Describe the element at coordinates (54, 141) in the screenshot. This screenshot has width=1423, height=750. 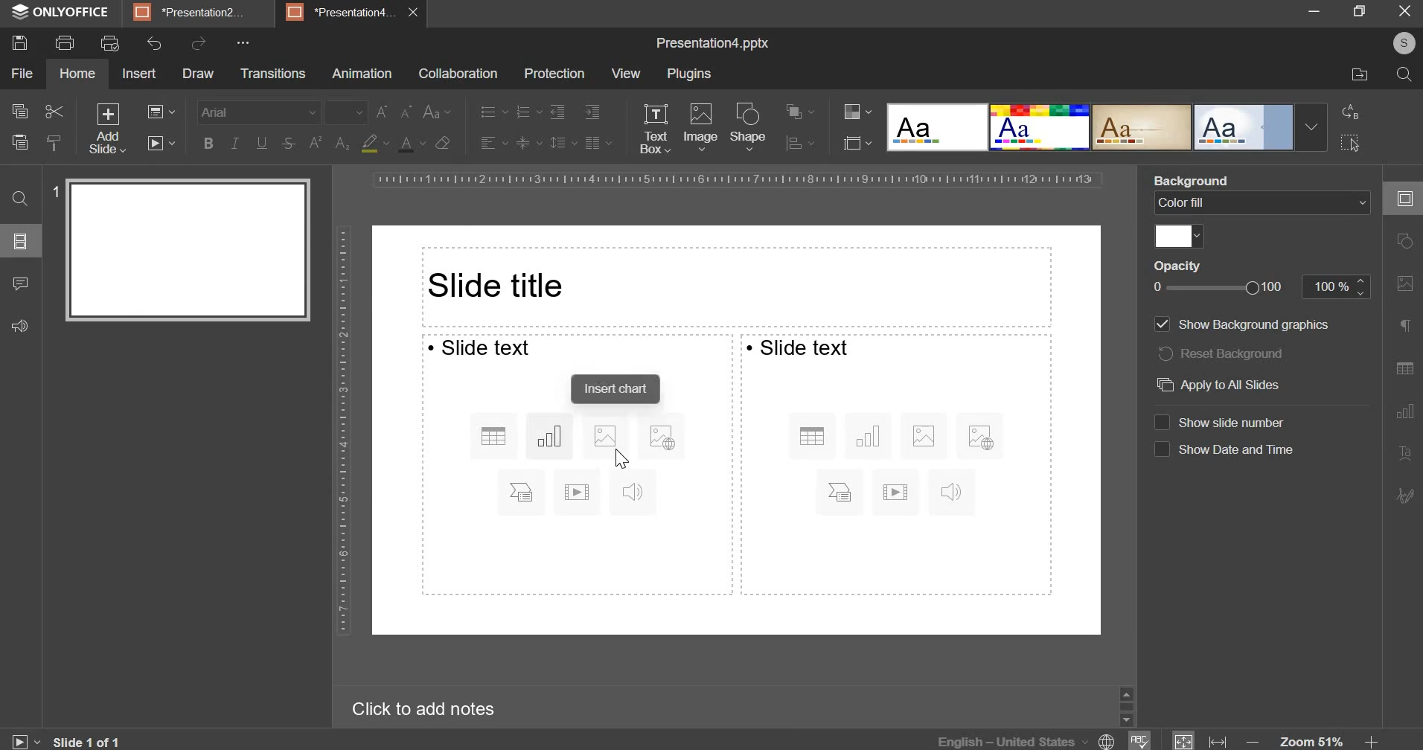
I see `copy style` at that location.